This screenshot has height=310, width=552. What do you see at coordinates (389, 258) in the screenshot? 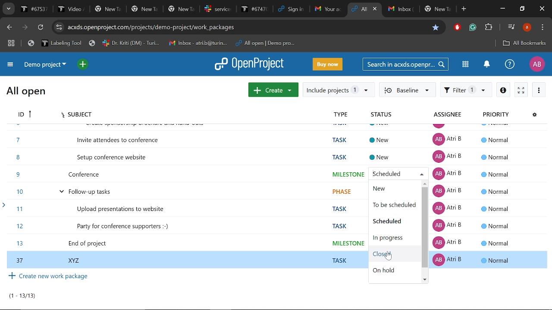
I see `cursor` at bounding box center [389, 258].